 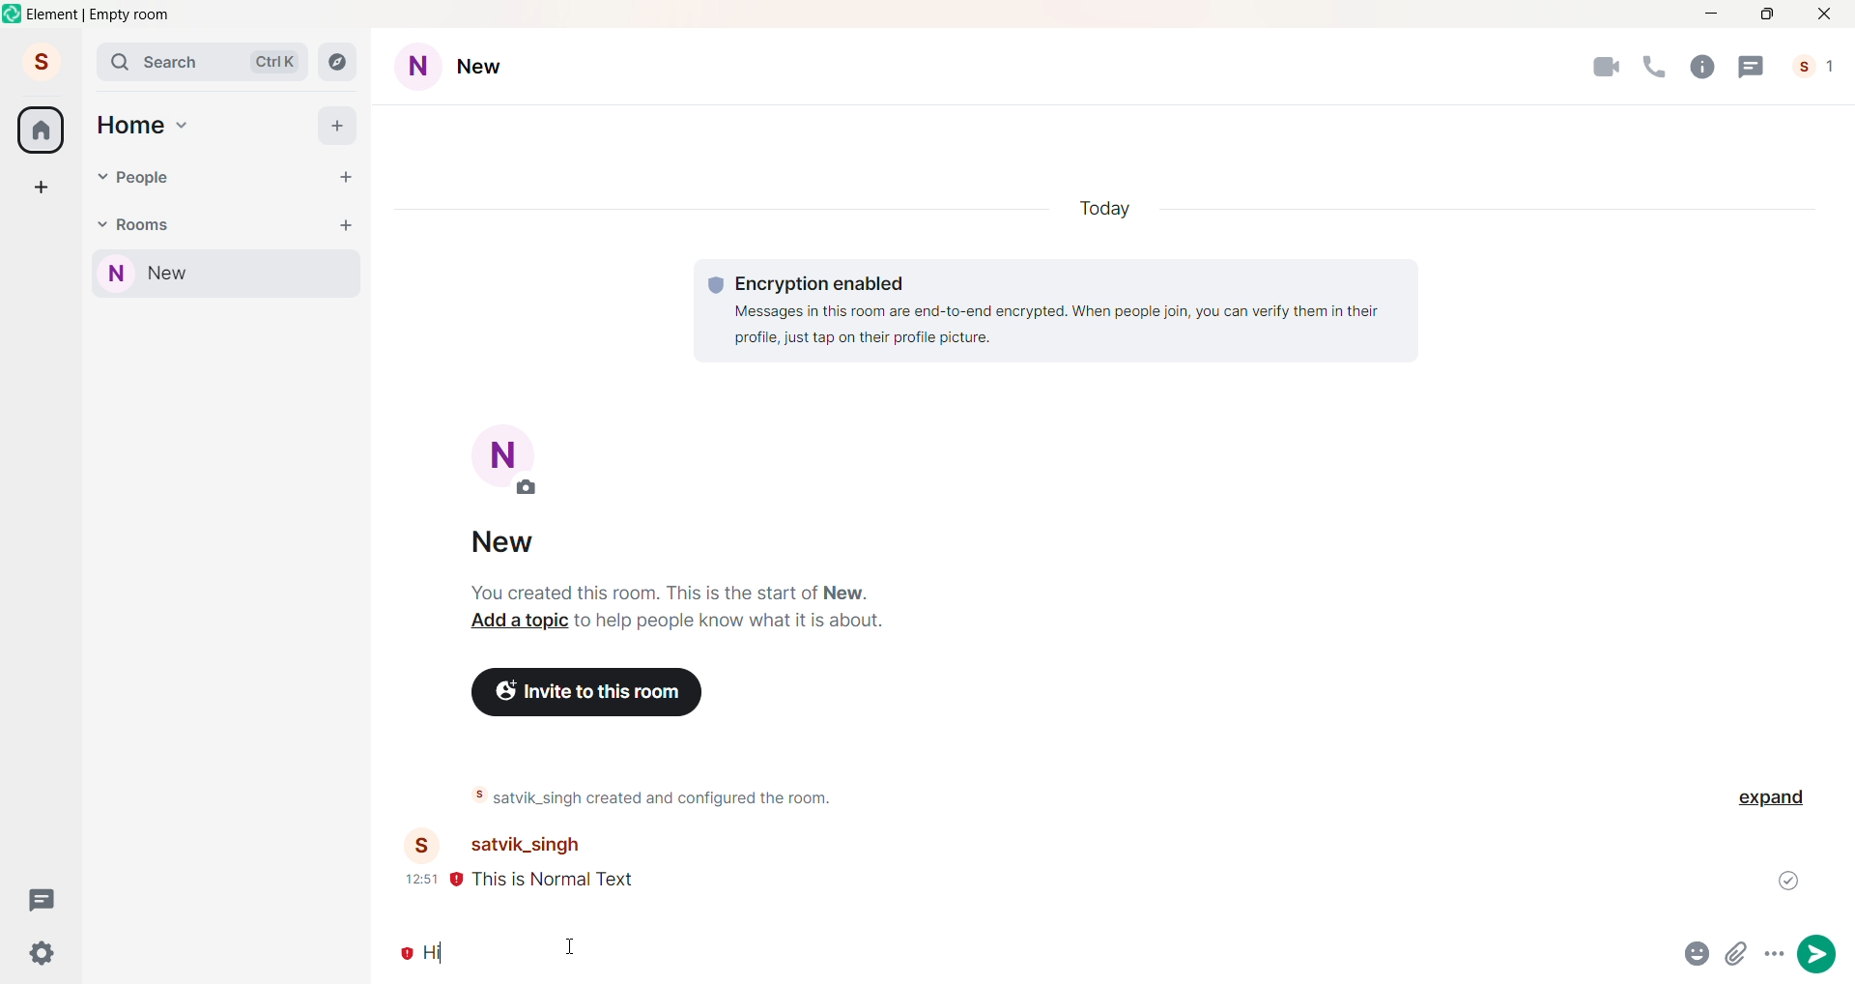 What do you see at coordinates (1776, 954) in the screenshot?
I see `more options` at bounding box center [1776, 954].